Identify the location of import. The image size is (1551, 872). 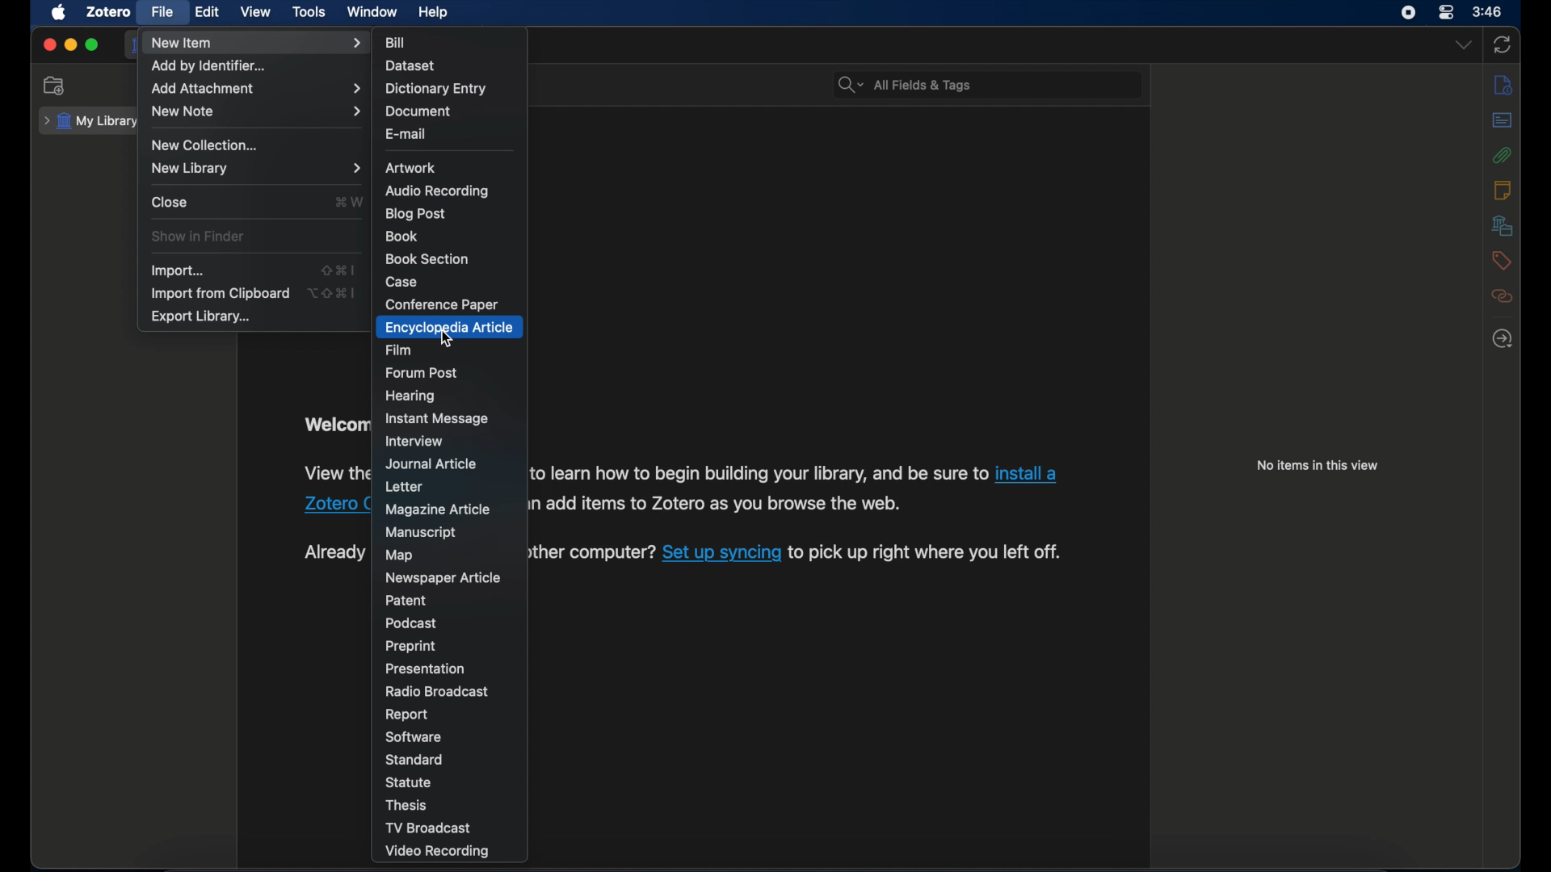
(179, 270).